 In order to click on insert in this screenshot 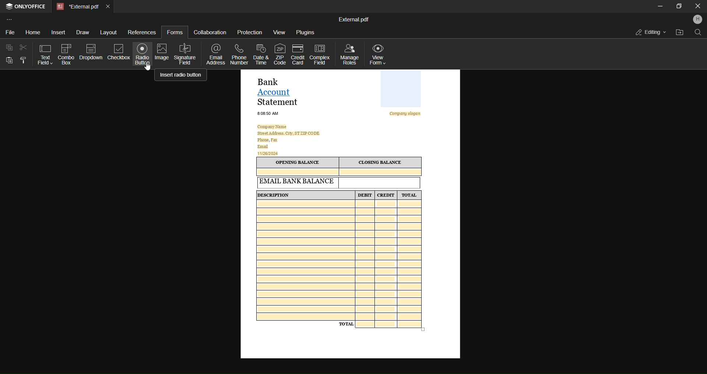, I will do `click(56, 31)`.